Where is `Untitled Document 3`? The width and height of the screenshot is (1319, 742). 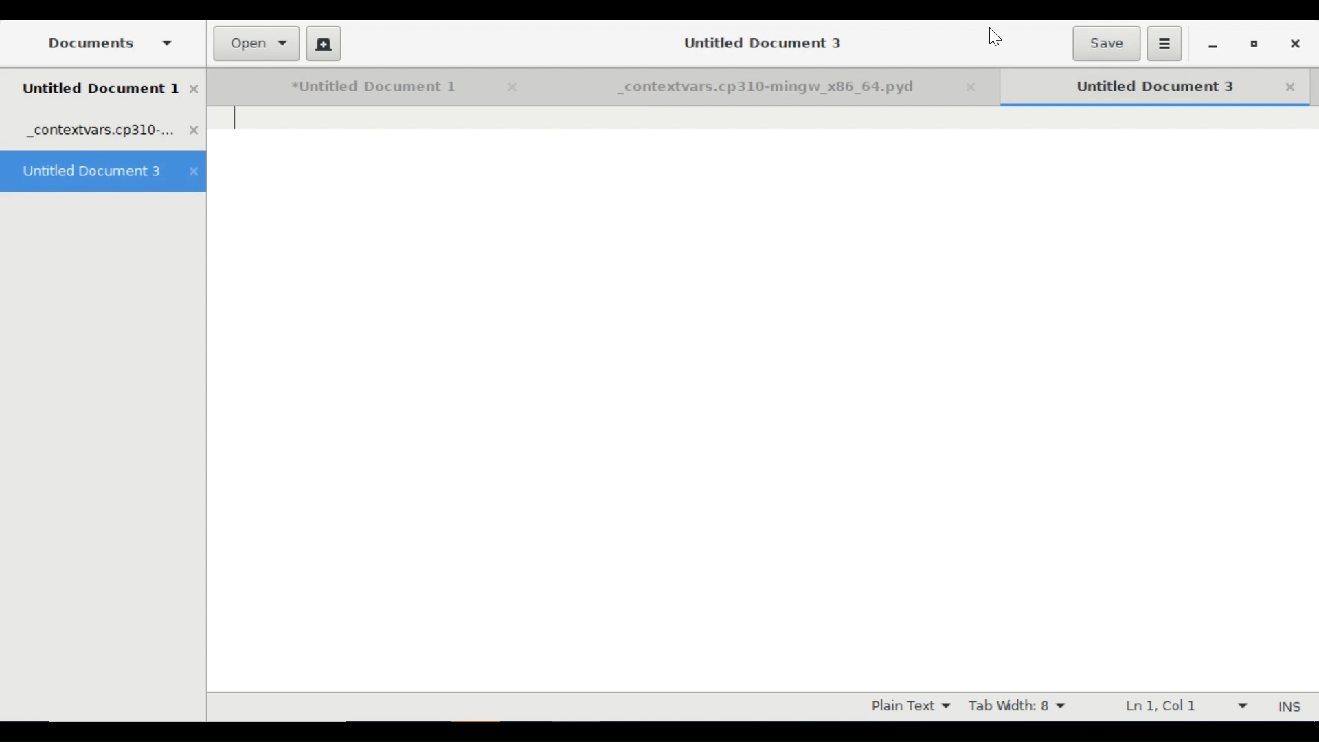
Untitled Document 3 is located at coordinates (758, 42).